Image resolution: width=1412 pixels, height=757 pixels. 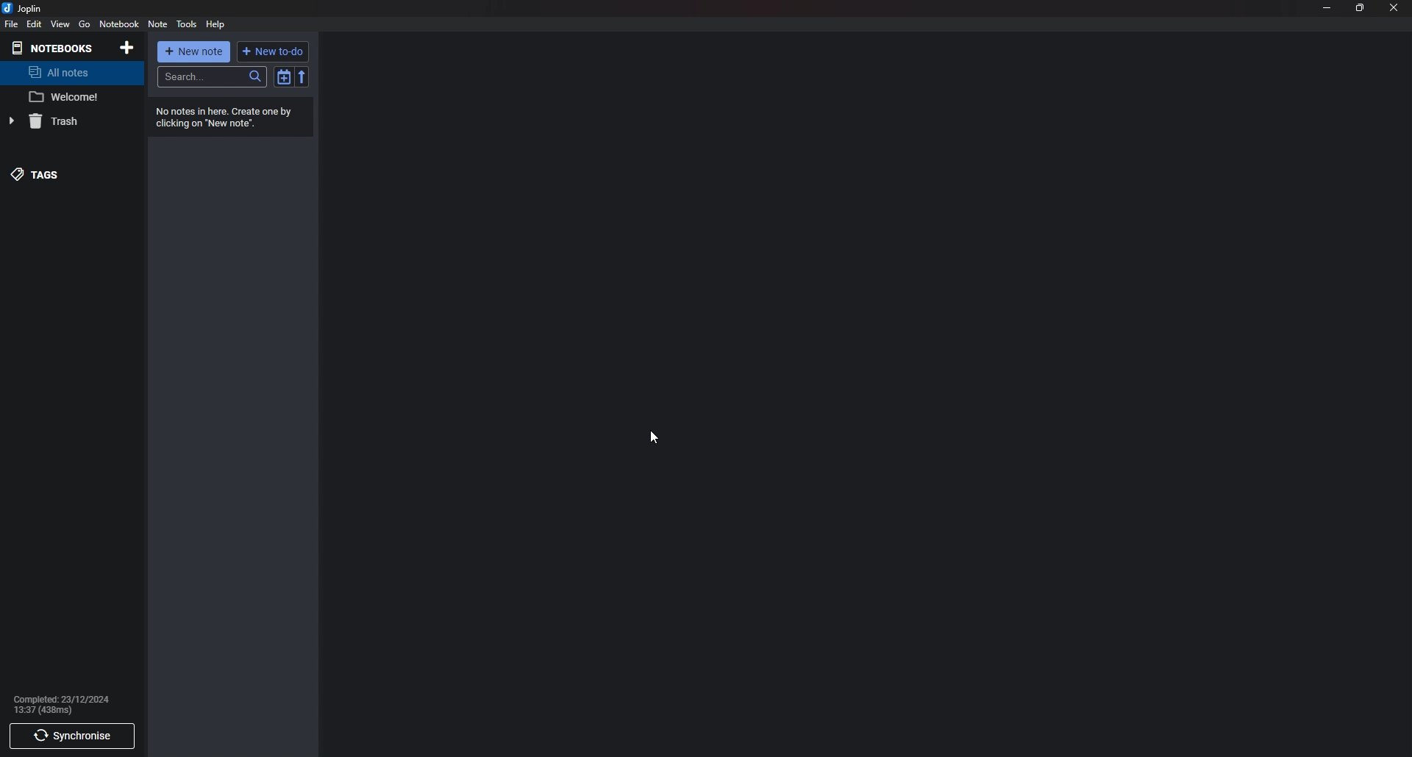 I want to click on note, so click(x=157, y=25).